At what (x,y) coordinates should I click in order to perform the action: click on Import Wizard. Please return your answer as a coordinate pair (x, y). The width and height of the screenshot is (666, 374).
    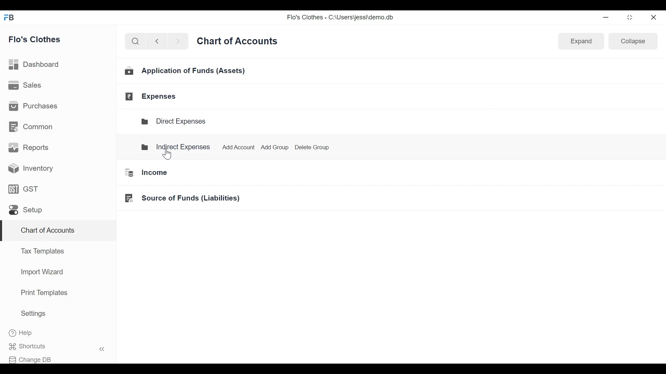
    Looking at the image, I should click on (40, 273).